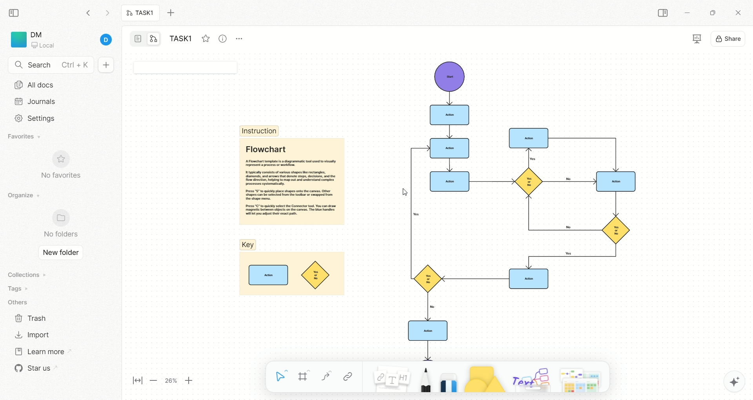 Image resolution: width=753 pixels, height=400 pixels. What do you see at coordinates (57, 224) in the screenshot?
I see `no folder` at bounding box center [57, 224].